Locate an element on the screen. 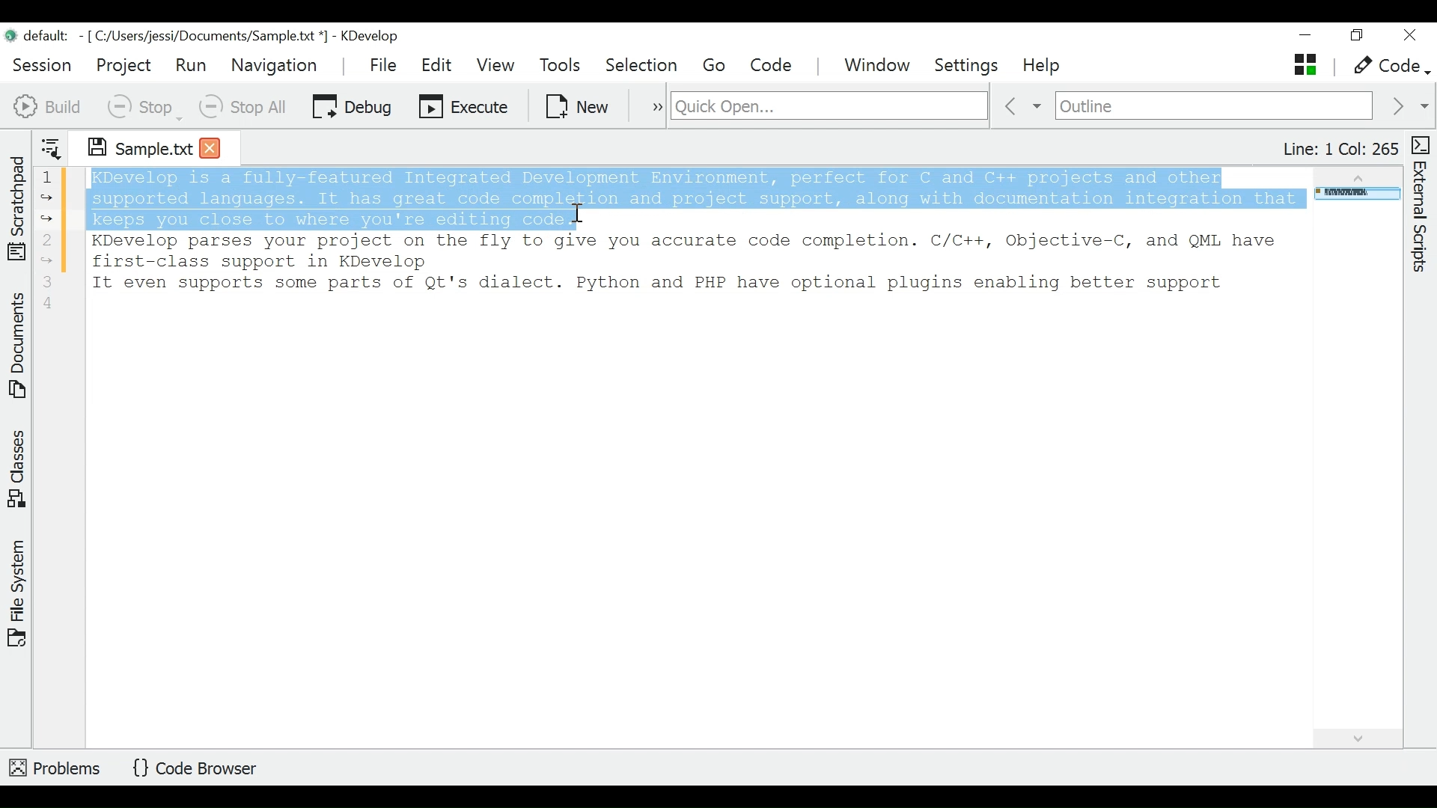 The width and height of the screenshot is (1437, 808). Navigation is located at coordinates (278, 65).